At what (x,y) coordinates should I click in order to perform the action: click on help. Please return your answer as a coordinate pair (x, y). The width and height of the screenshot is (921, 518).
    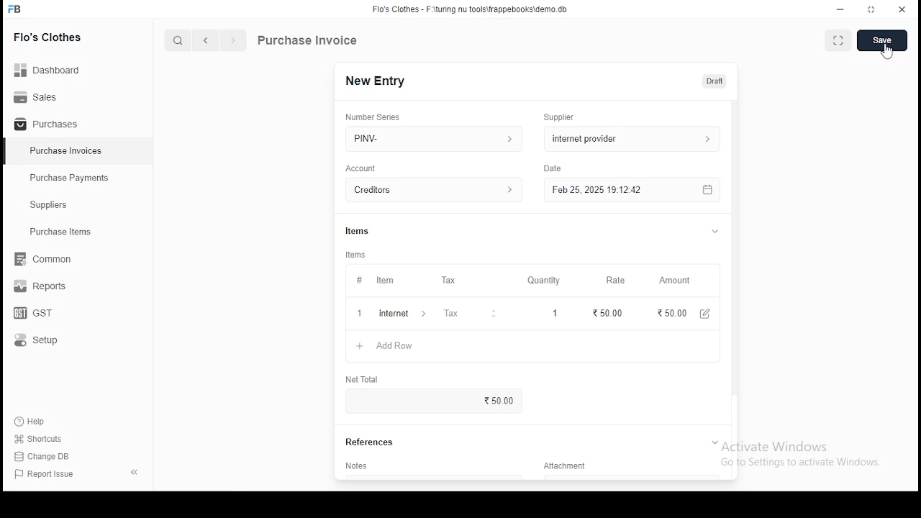
    Looking at the image, I should click on (33, 419).